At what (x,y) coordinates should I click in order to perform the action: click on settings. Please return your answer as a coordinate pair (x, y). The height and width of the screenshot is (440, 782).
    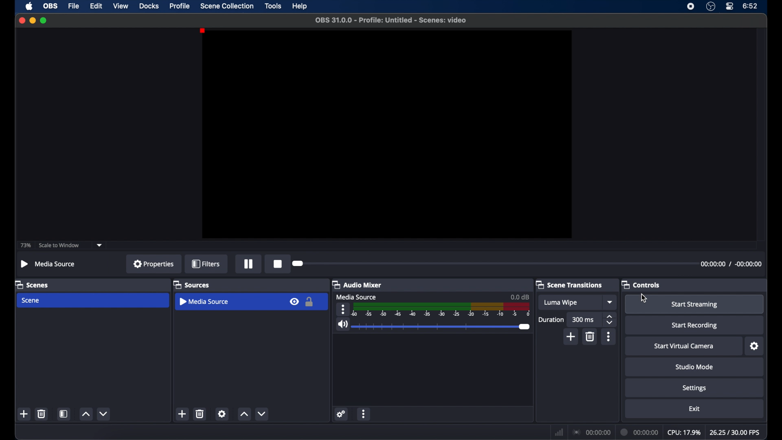
    Looking at the image, I should click on (222, 414).